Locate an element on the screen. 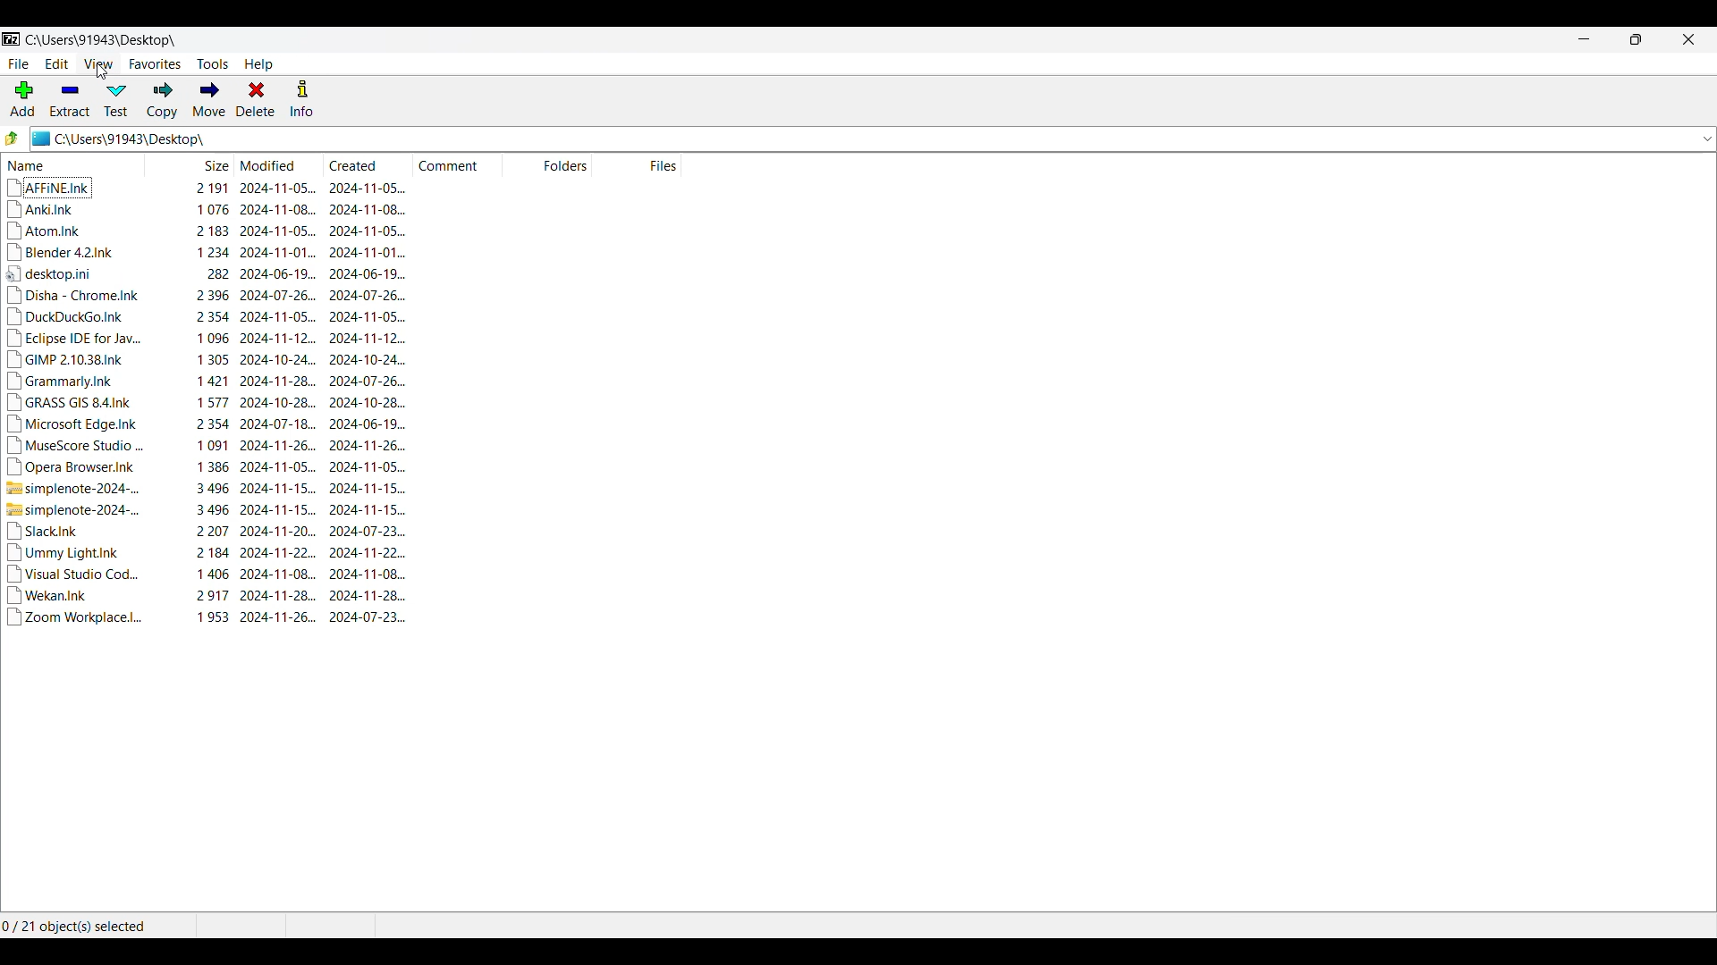 This screenshot has height=965, width=1717. GRASS GIS 84.Ink 1577 2024-10-28... 2024-10-28.. is located at coordinates (206, 403).